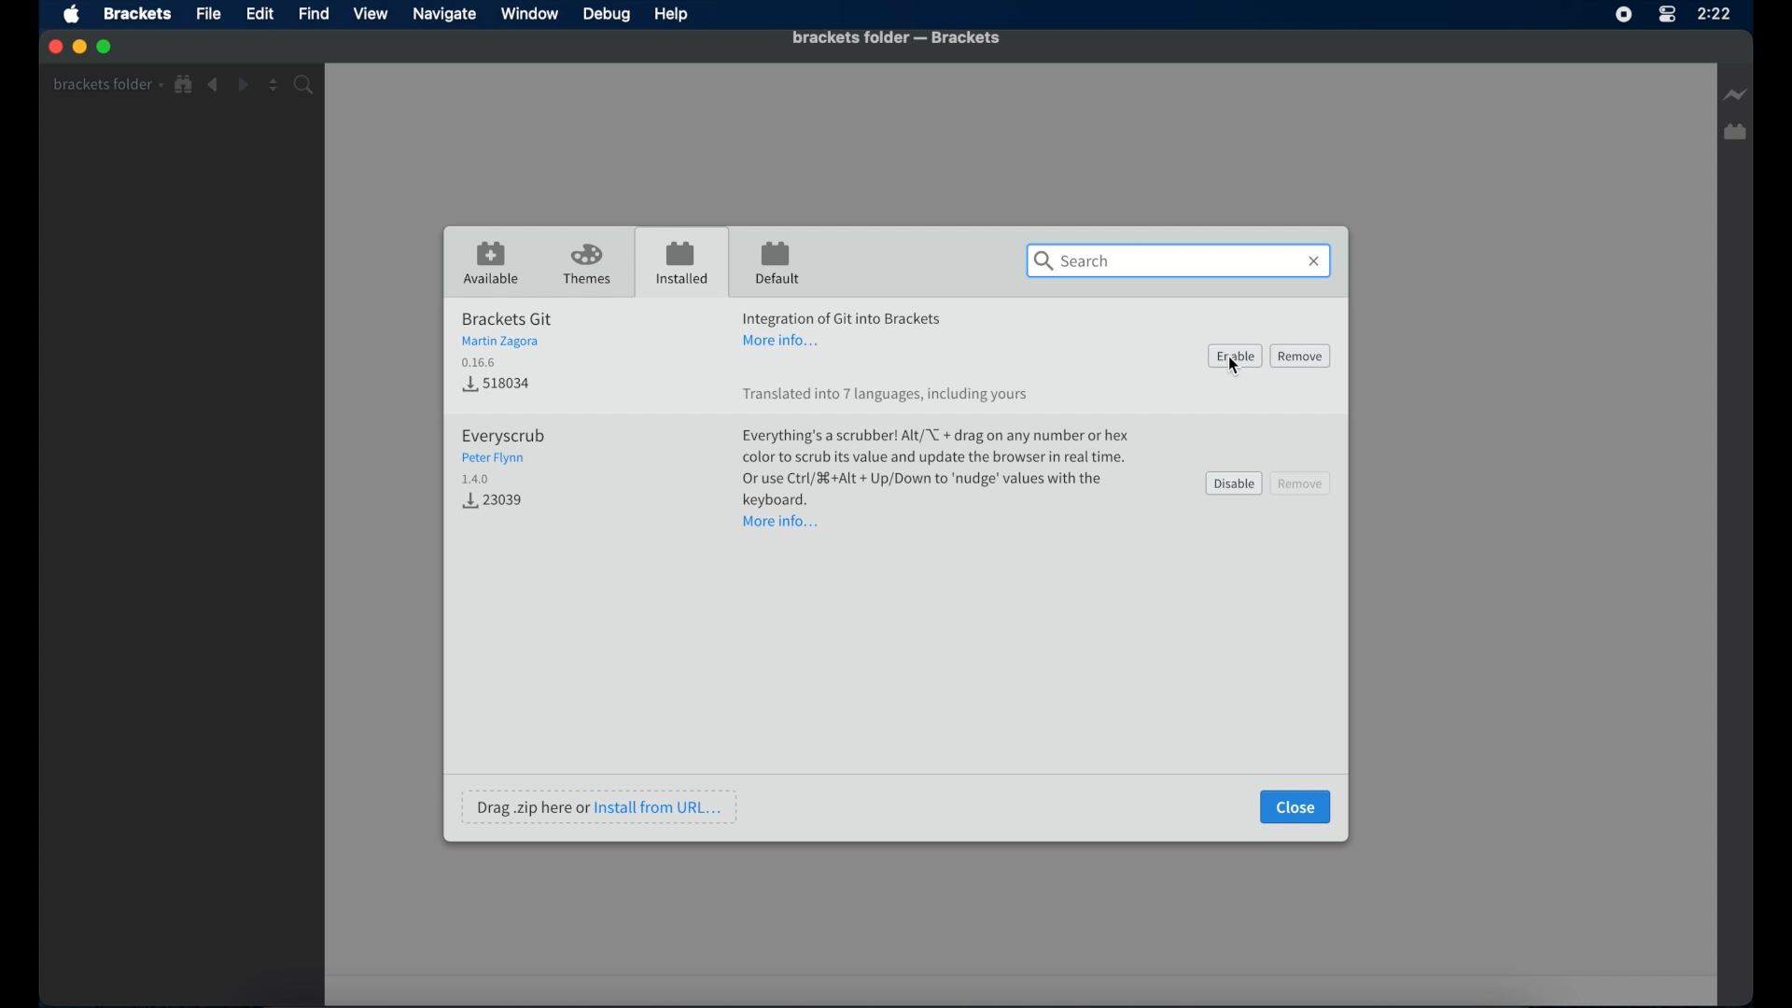 Image resolution: width=1792 pixels, height=1008 pixels. What do you see at coordinates (589, 265) in the screenshot?
I see `themes` at bounding box center [589, 265].